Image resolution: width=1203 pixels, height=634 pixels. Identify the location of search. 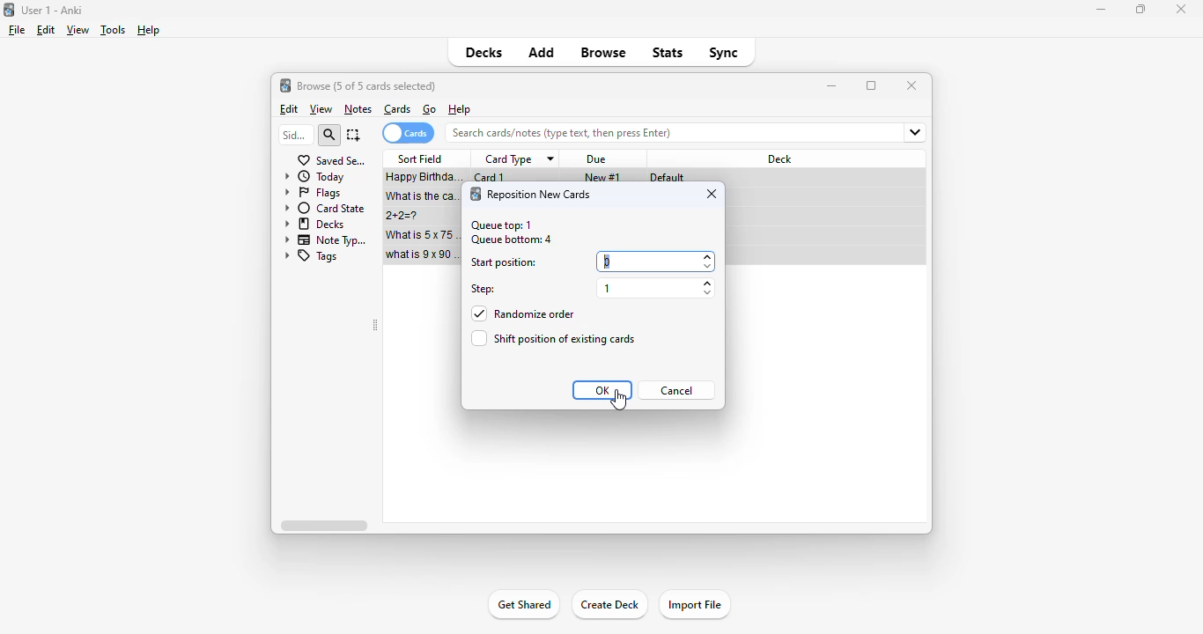
(328, 136).